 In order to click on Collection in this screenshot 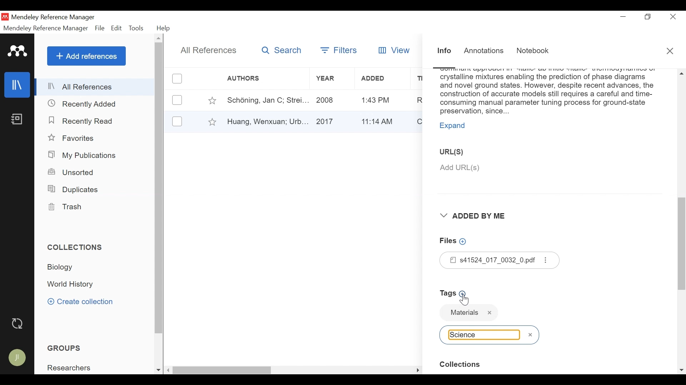, I will do `click(63, 267)`.